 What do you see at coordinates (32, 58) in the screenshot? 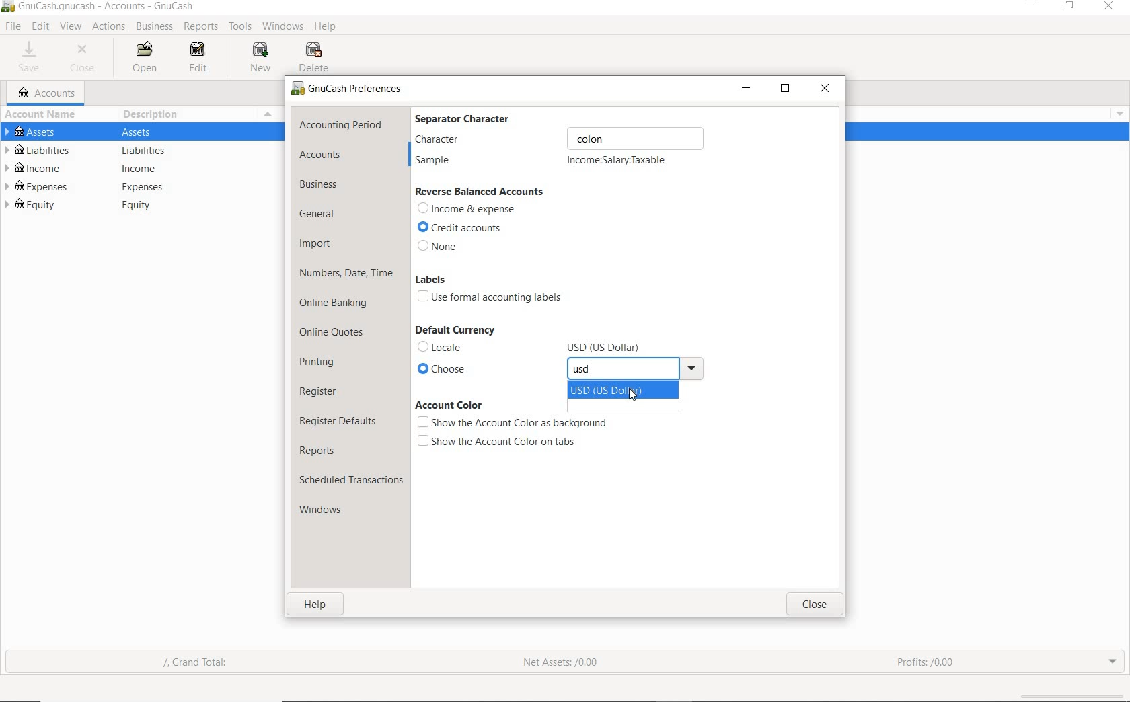
I see `SAVE` at bounding box center [32, 58].